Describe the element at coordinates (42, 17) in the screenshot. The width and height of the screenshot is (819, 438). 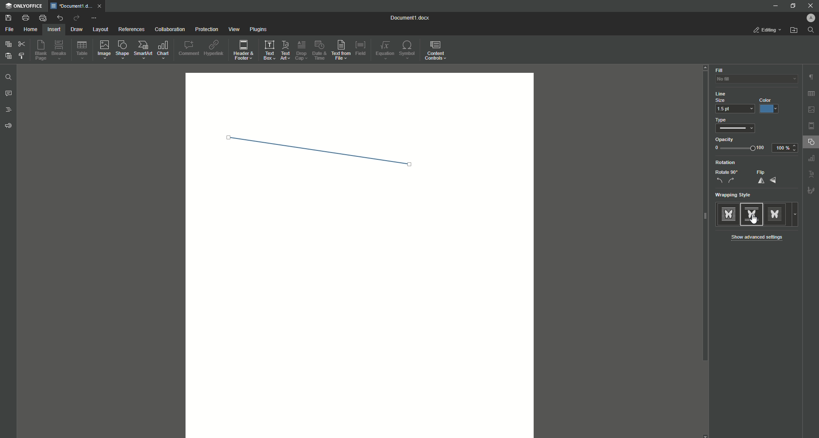
I see `Quick Print` at that location.